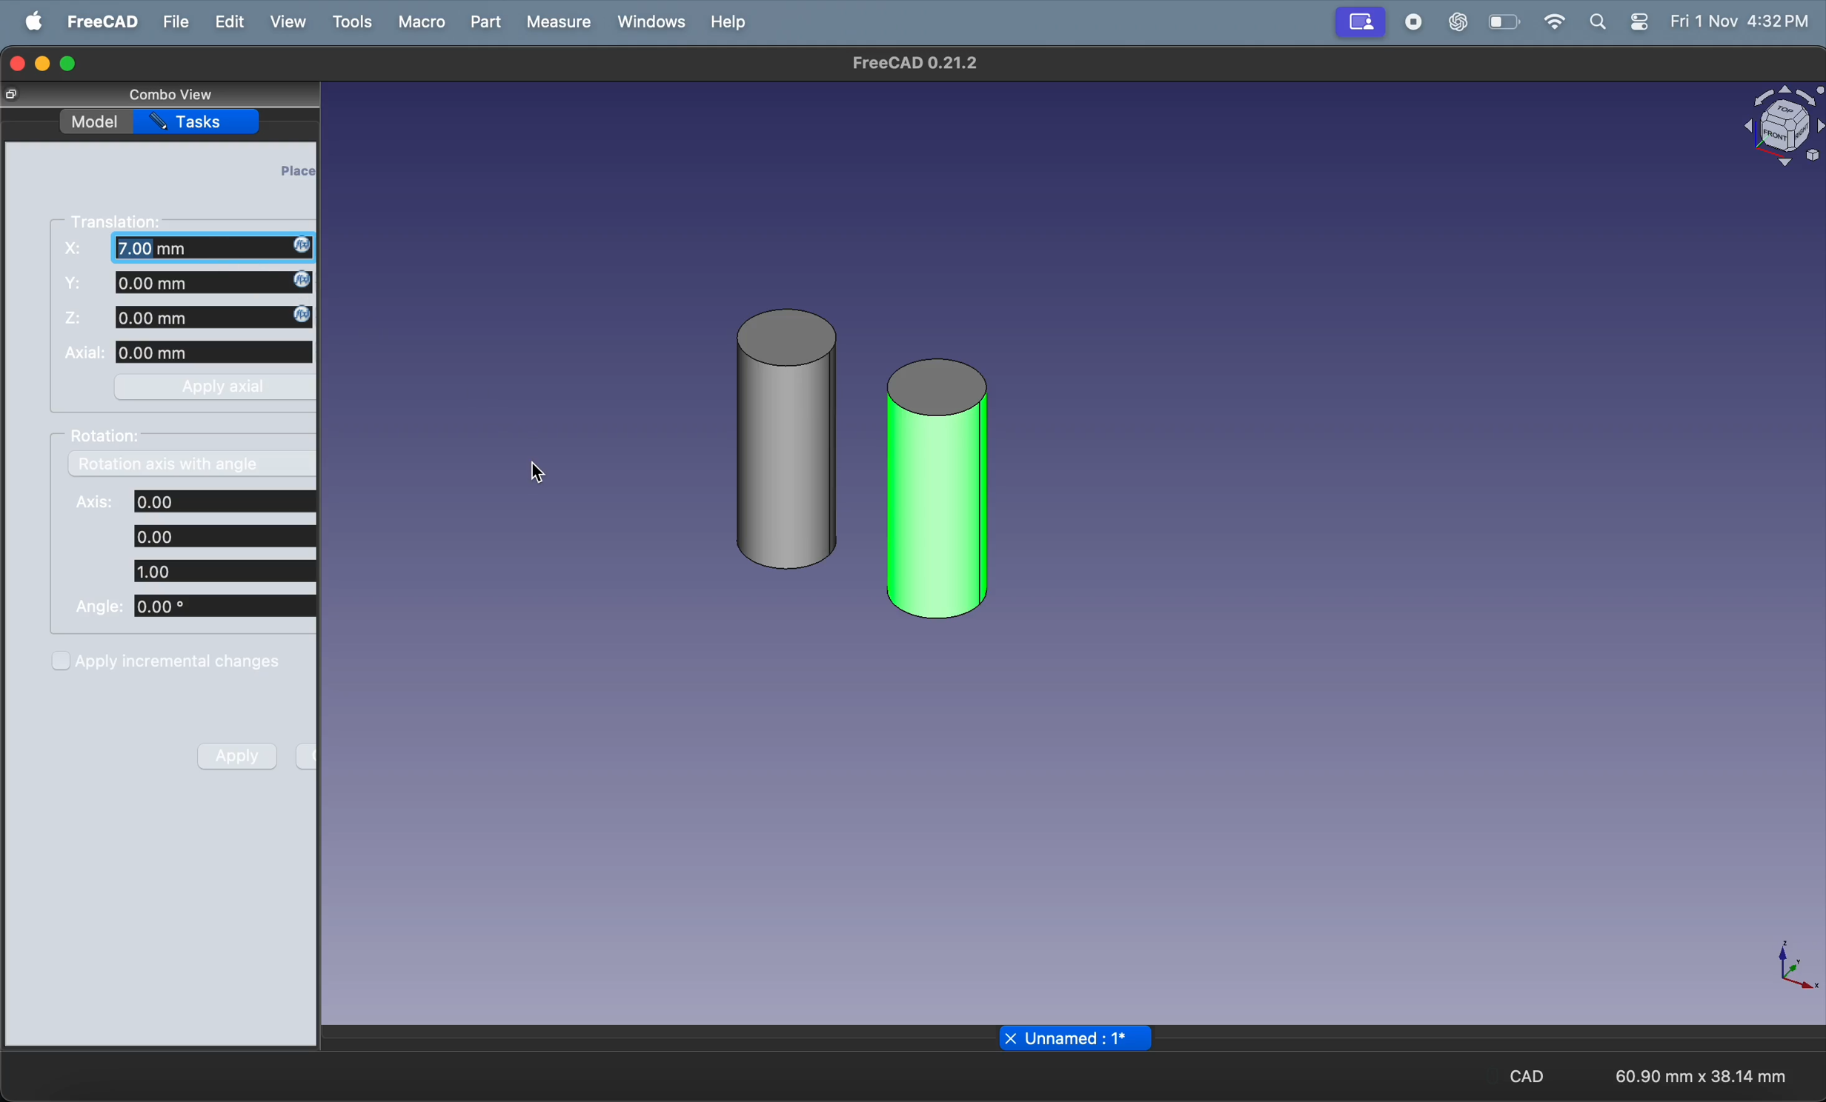 Image resolution: width=1826 pixels, height=1102 pixels. What do you see at coordinates (96, 21) in the screenshot?
I see `freecad` at bounding box center [96, 21].